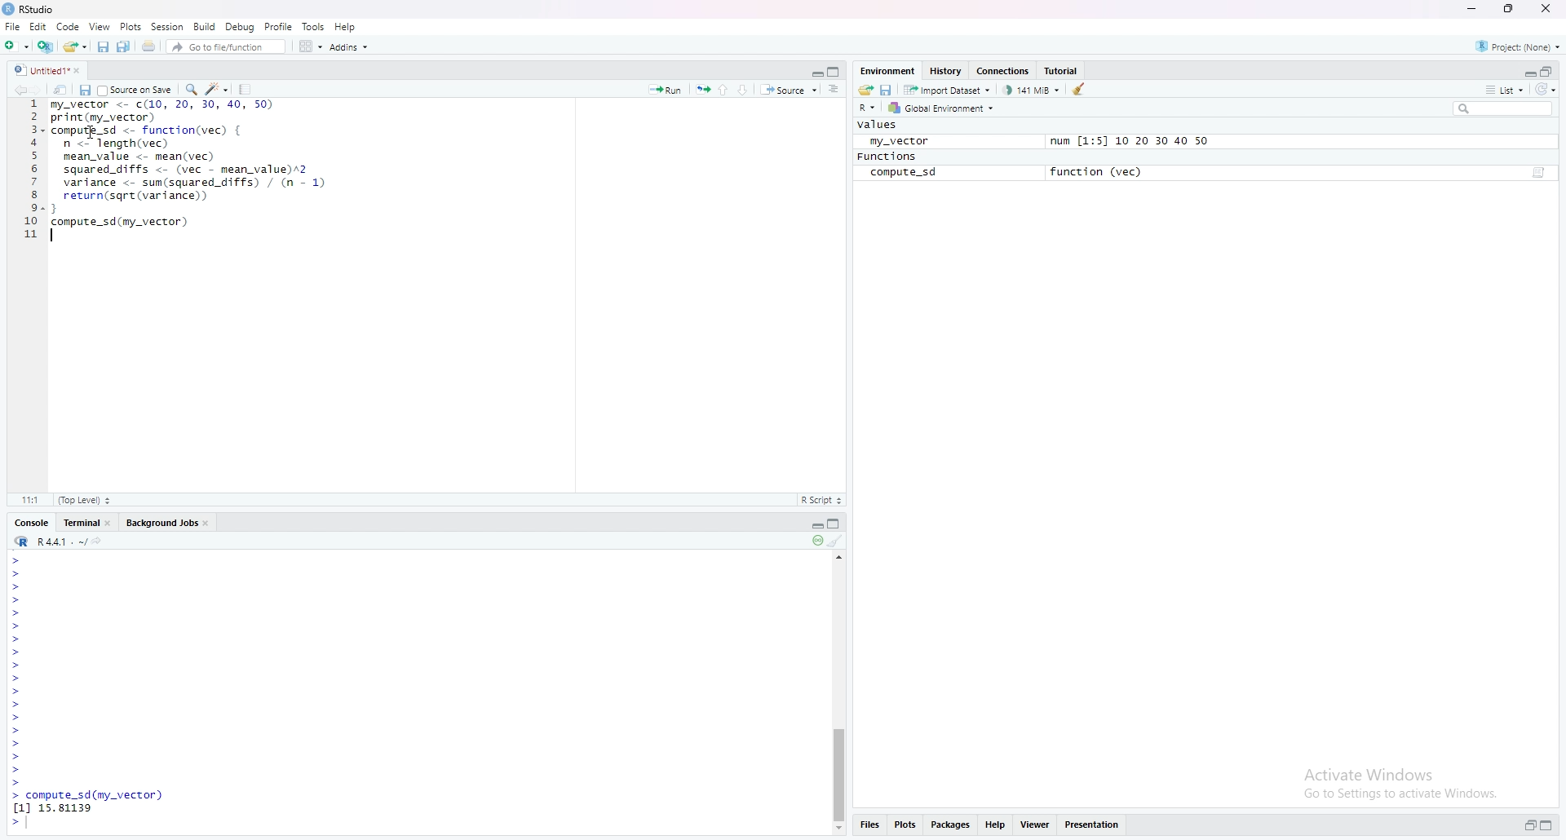 Image resolution: width=1566 pixels, height=840 pixels. Describe the element at coordinates (19, 745) in the screenshot. I see `Prompt cursor` at that location.